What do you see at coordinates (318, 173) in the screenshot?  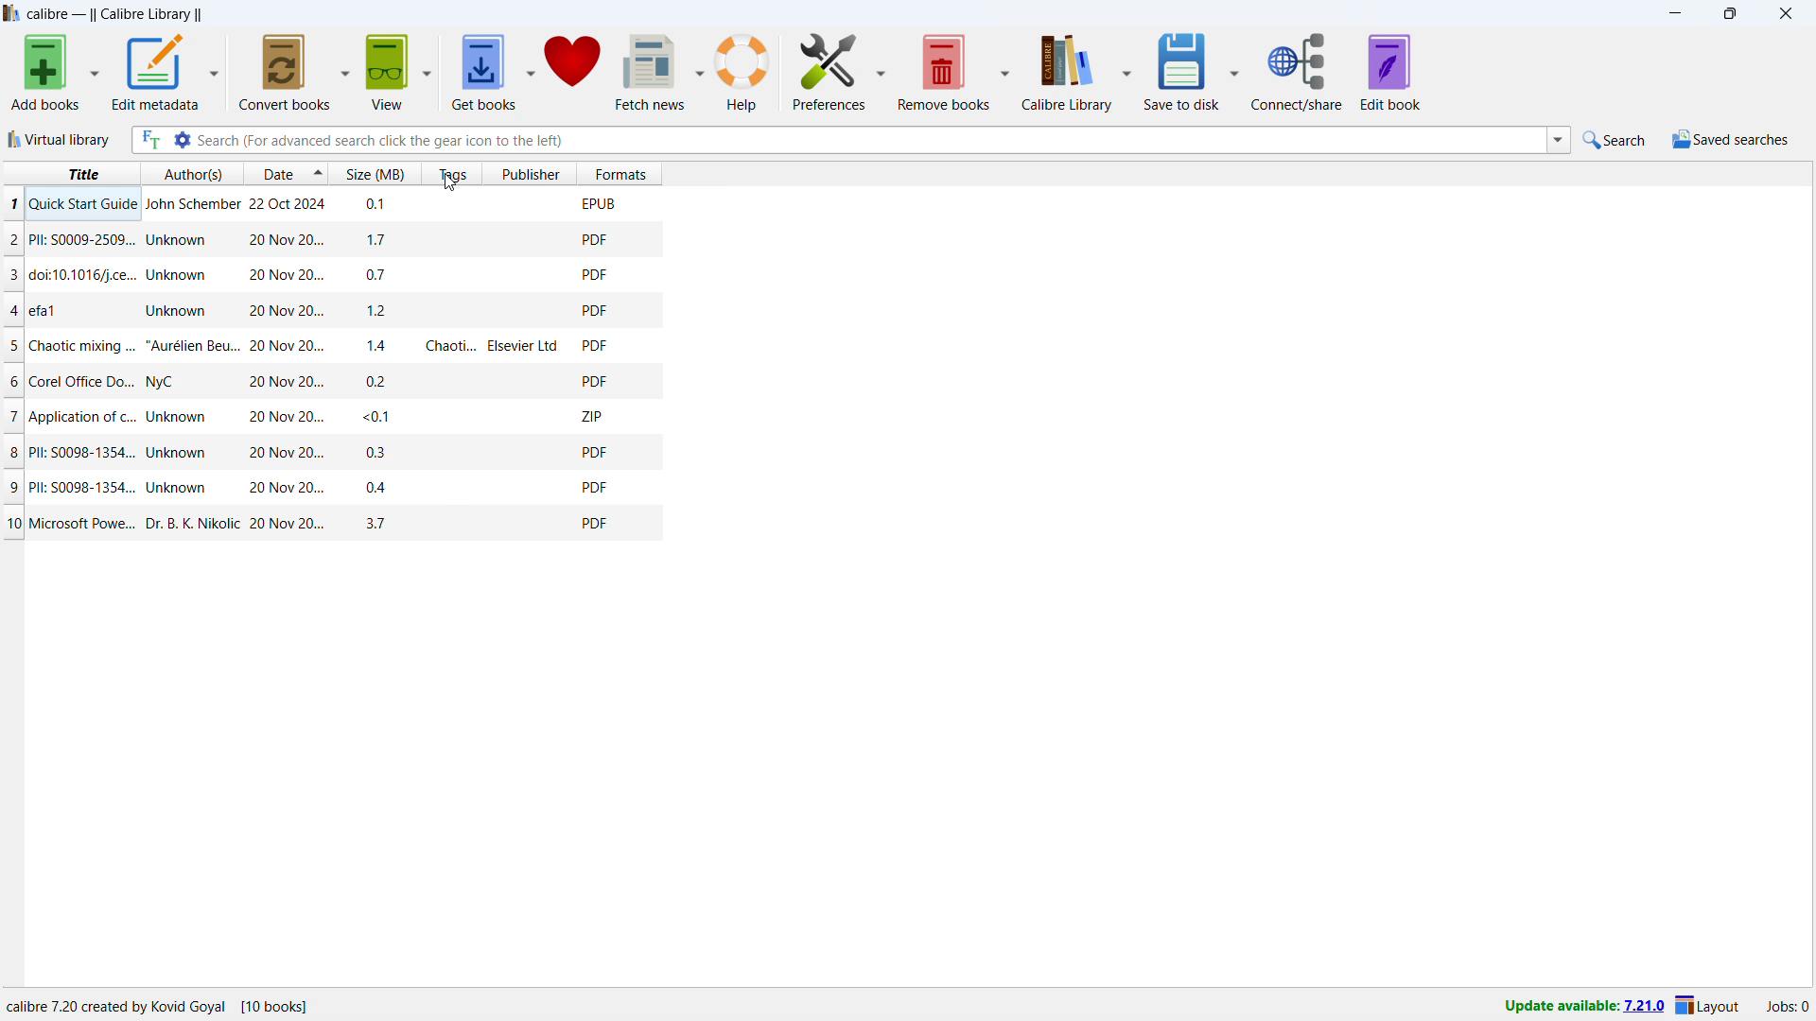 I see `select sorting order` at bounding box center [318, 173].